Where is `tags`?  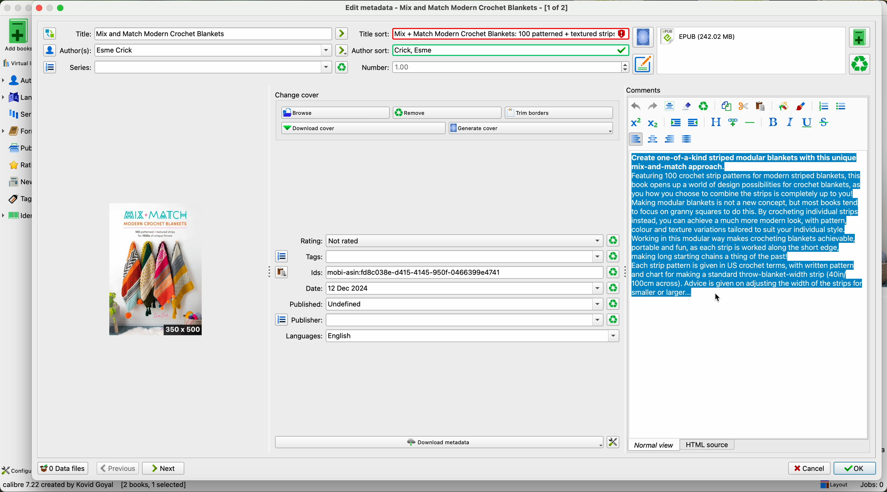
tags is located at coordinates (16, 199).